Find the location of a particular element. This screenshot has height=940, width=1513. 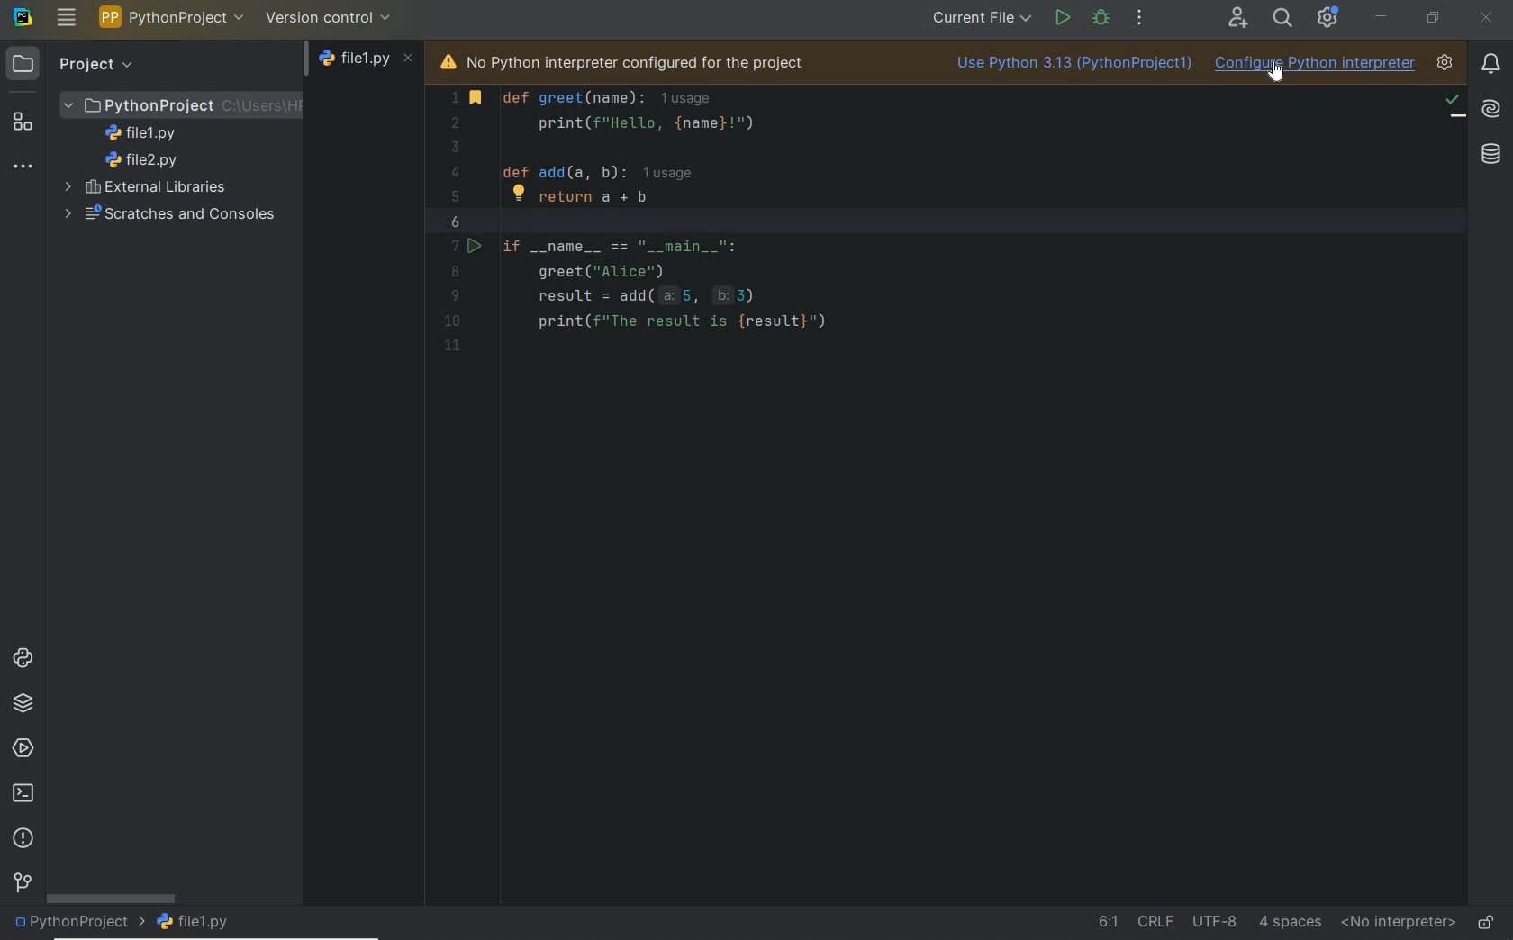

cursor is located at coordinates (1280, 75).